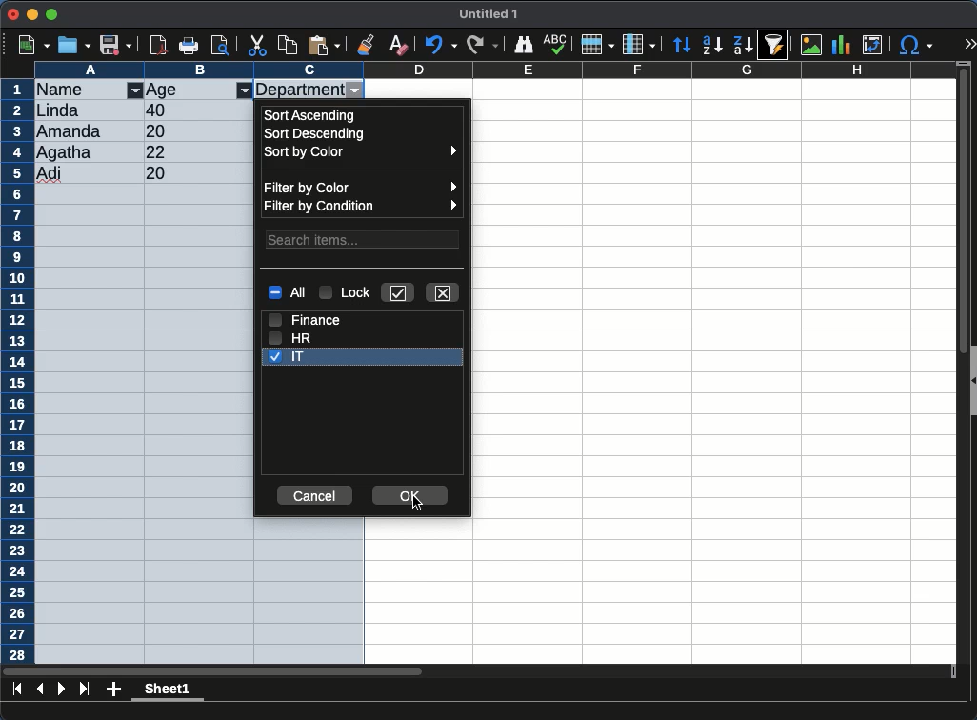 Image resolution: width=977 pixels, height=720 pixels. What do you see at coordinates (165, 90) in the screenshot?
I see `age` at bounding box center [165, 90].